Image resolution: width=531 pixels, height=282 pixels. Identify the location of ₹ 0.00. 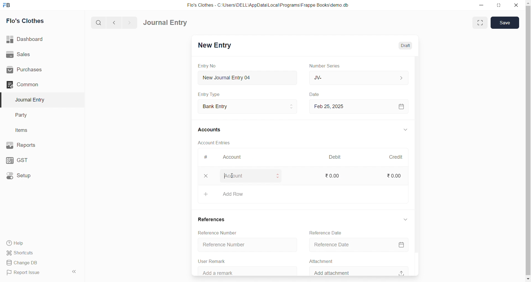
(396, 177).